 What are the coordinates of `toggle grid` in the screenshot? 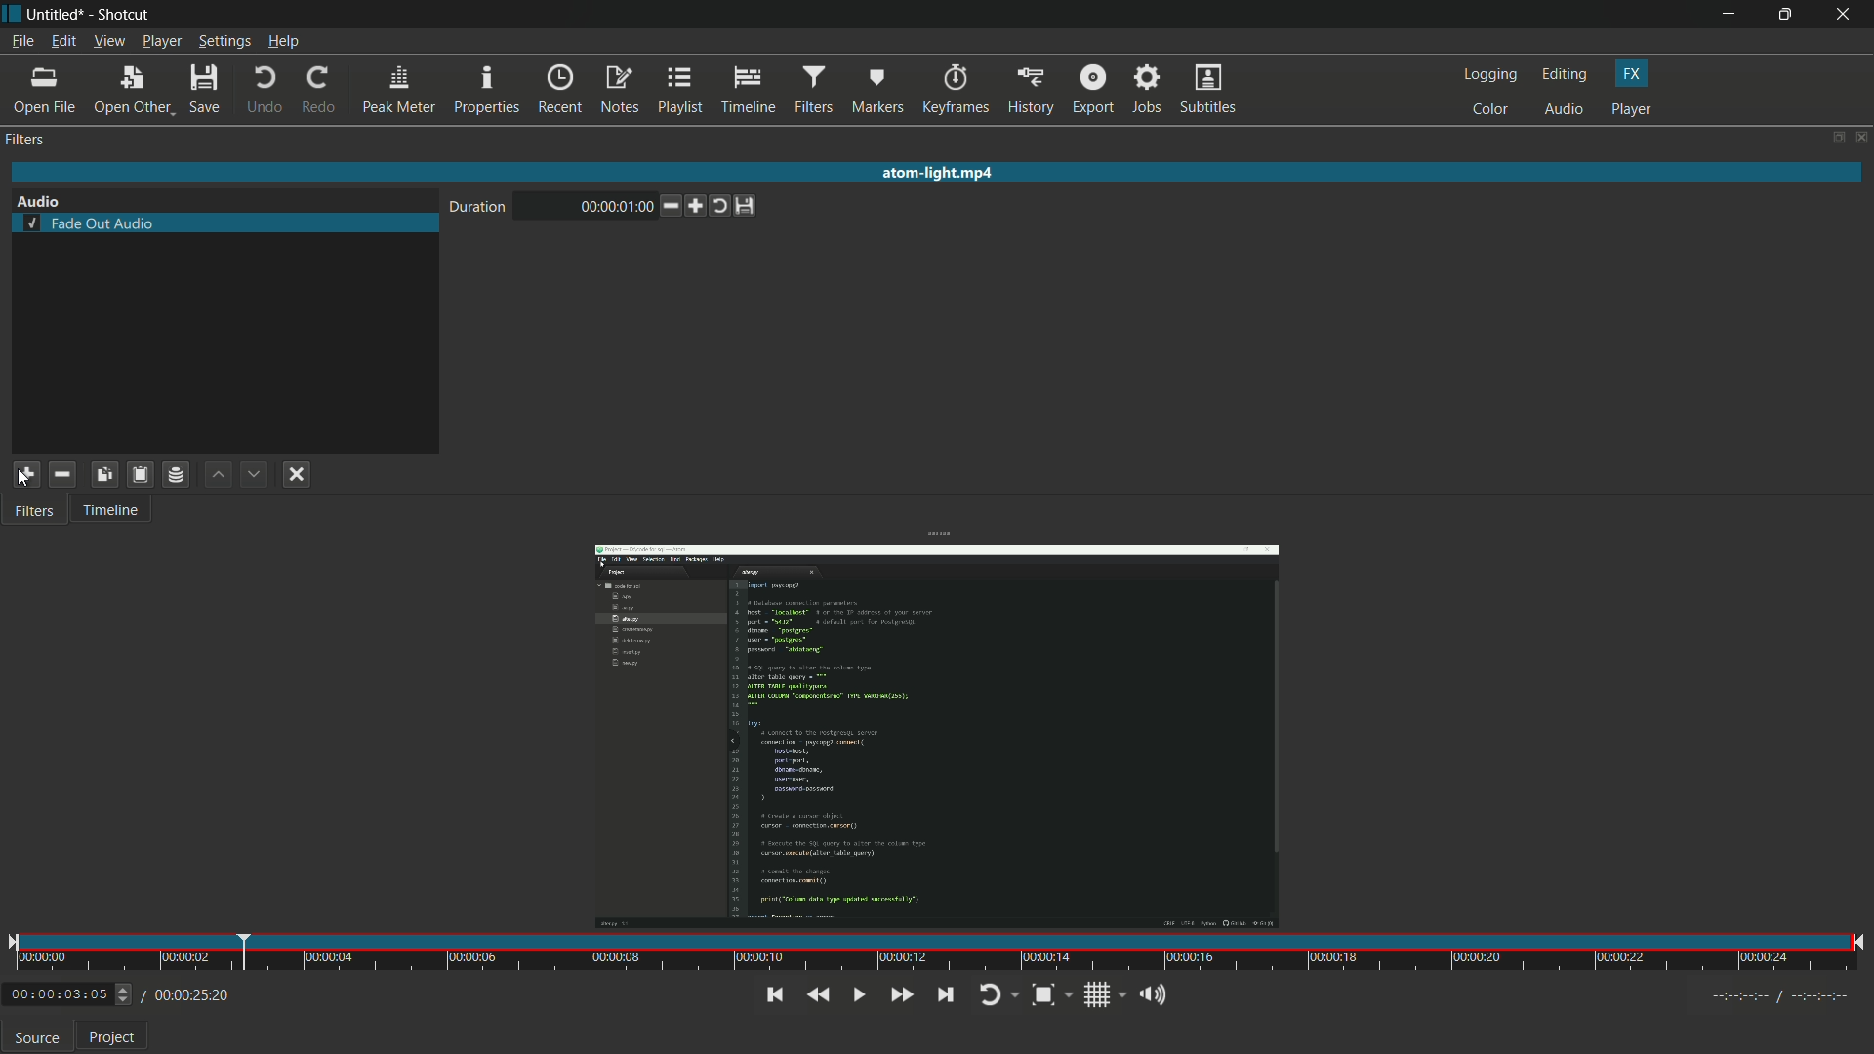 It's located at (1098, 994).